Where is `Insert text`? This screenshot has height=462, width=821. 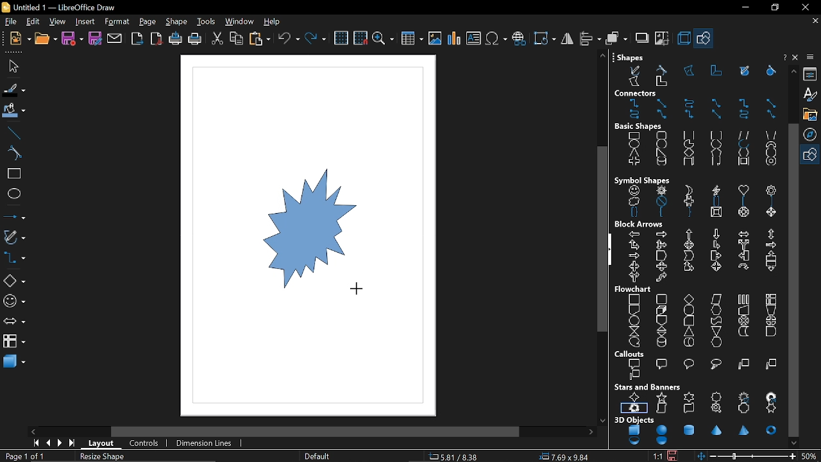 Insert text is located at coordinates (473, 39).